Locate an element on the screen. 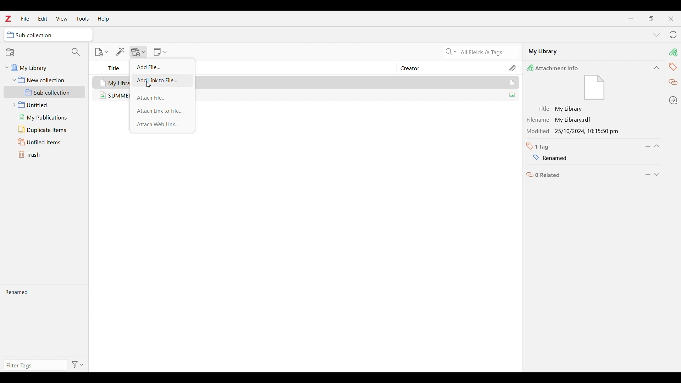 Image resolution: width=681 pixels, height=383 pixels. Number of tabs in selected file is located at coordinates (540, 146).